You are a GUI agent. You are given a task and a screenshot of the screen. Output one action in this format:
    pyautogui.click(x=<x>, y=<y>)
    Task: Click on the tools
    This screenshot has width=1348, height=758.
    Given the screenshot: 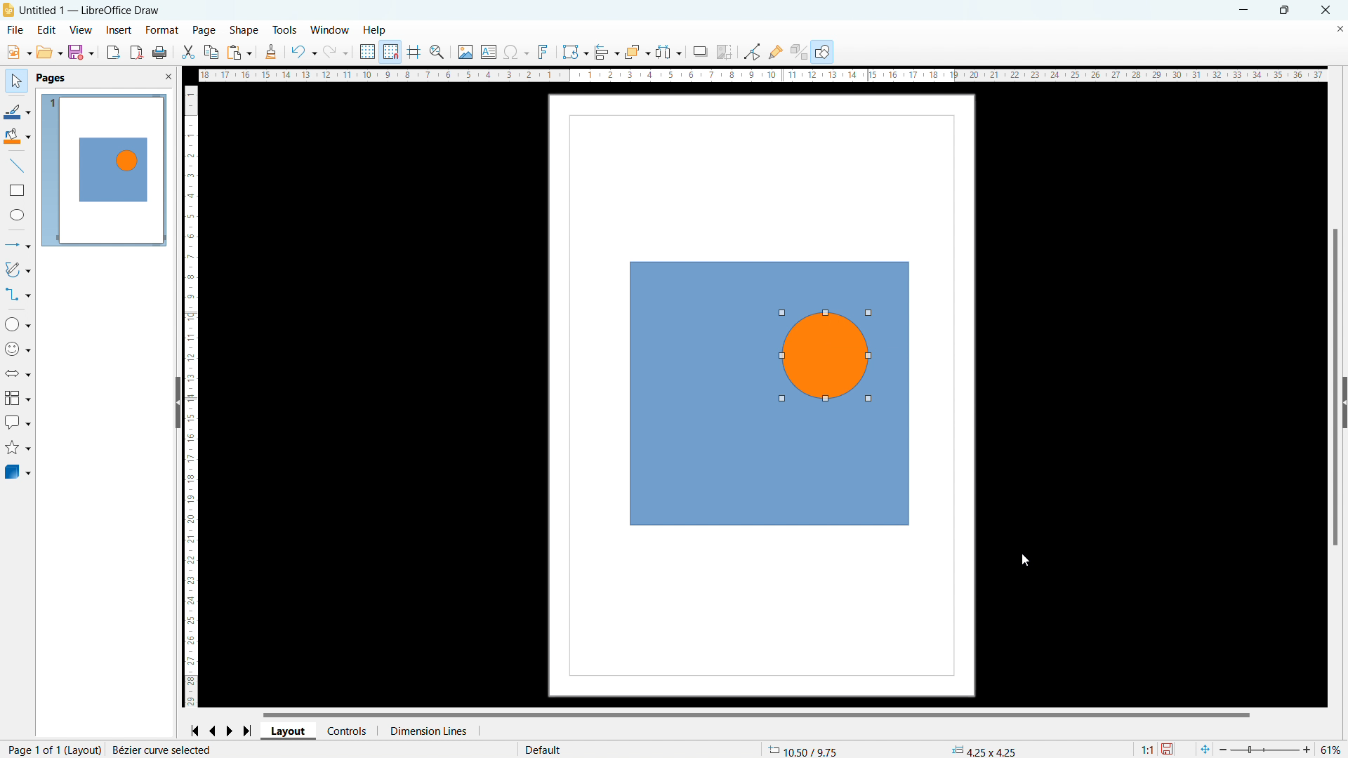 What is the action you would take?
    pyautogui.click(x=285, y=29)
    